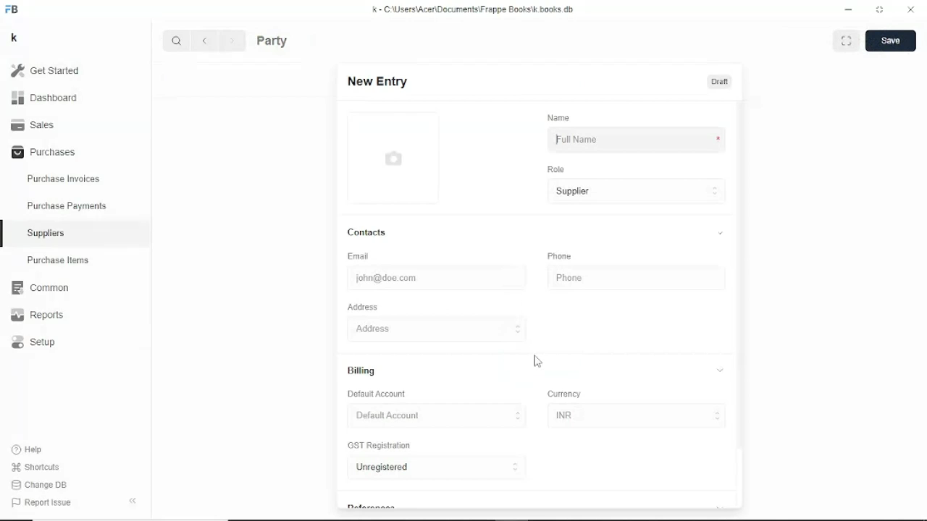  Describe the element at coordinates (35, 467) in the screenshot. I see `Shortcuts` at that location.